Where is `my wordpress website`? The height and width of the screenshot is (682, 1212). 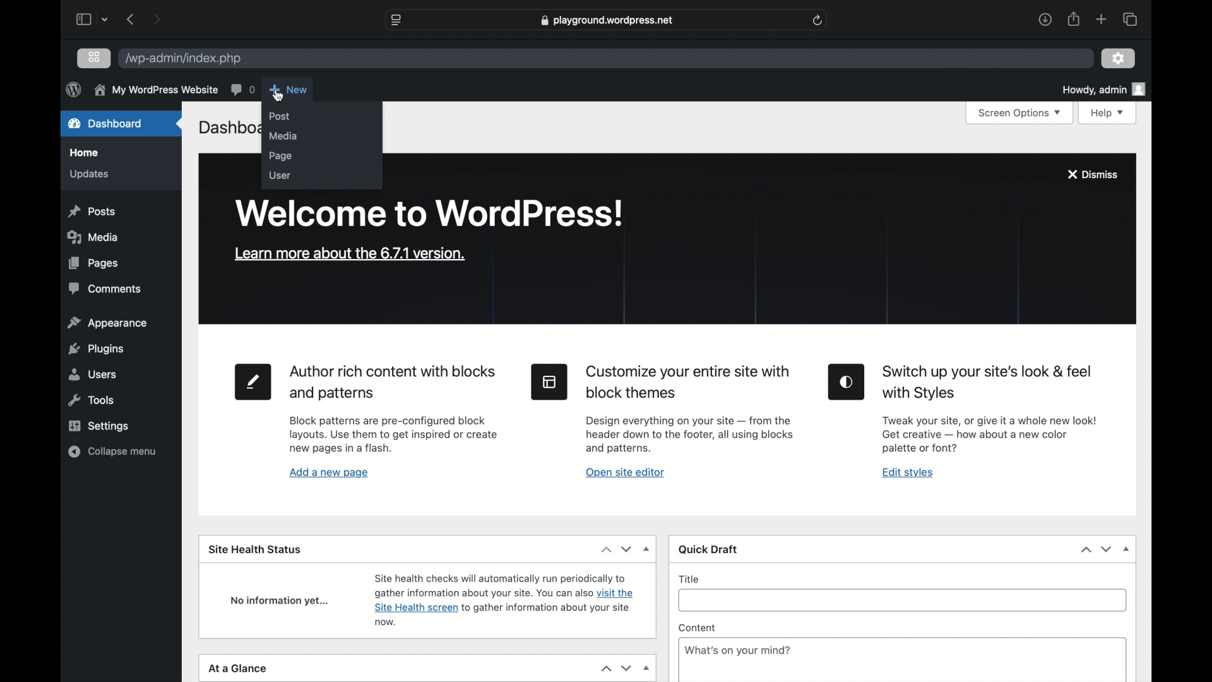
my wordpress website is located at coordinates (155, 90).